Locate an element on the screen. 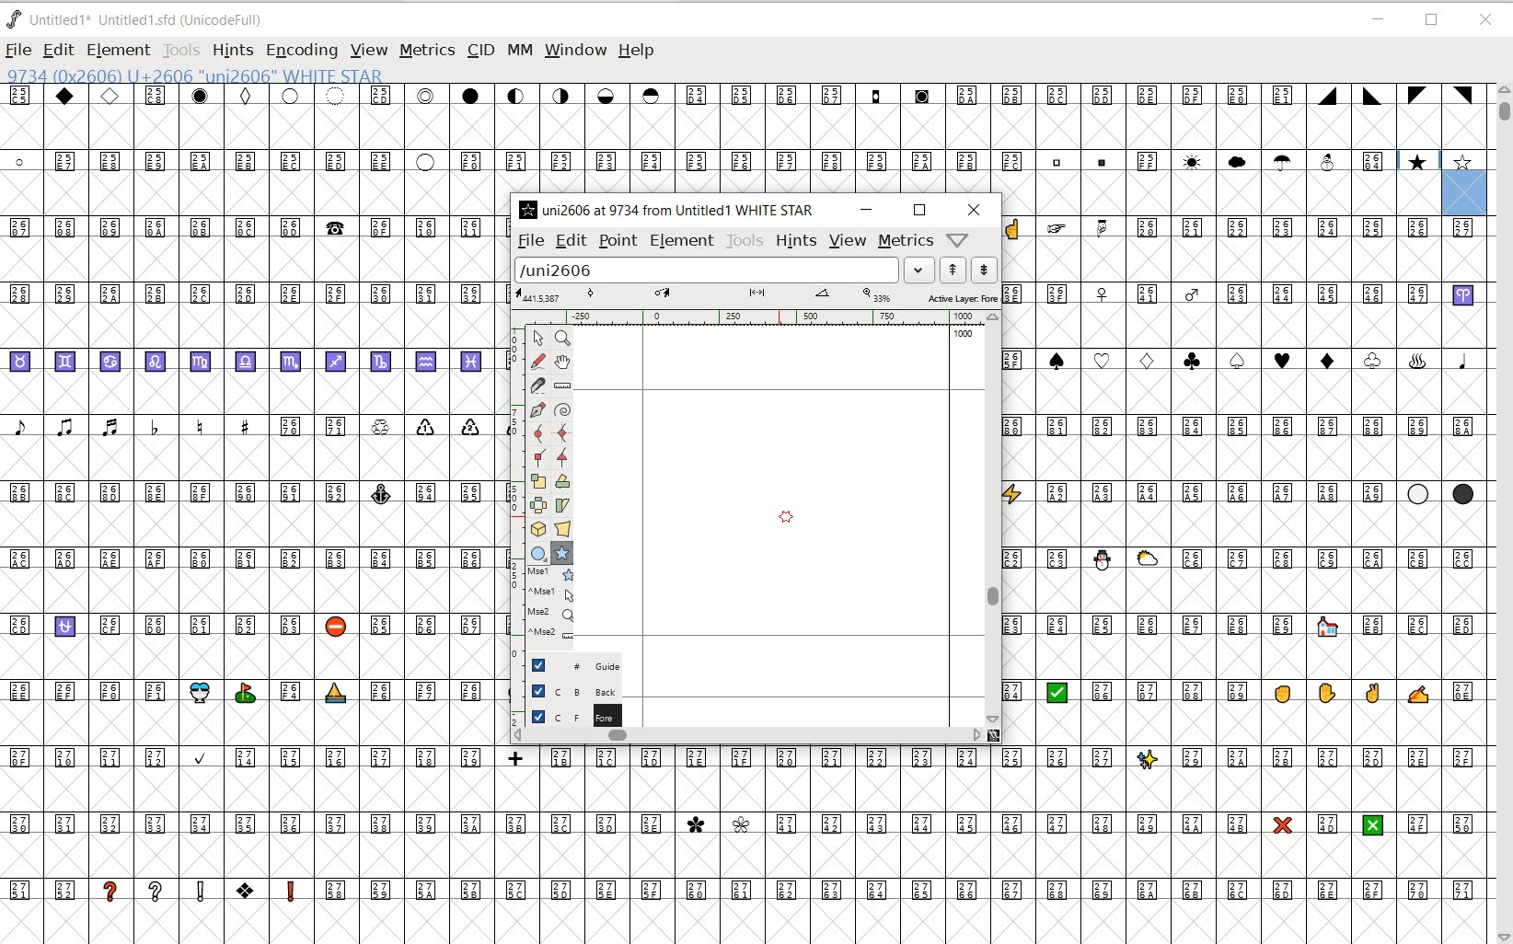 The image size is (1513, 944). ACTIVE LAYER is located at coordinates (756, 295).